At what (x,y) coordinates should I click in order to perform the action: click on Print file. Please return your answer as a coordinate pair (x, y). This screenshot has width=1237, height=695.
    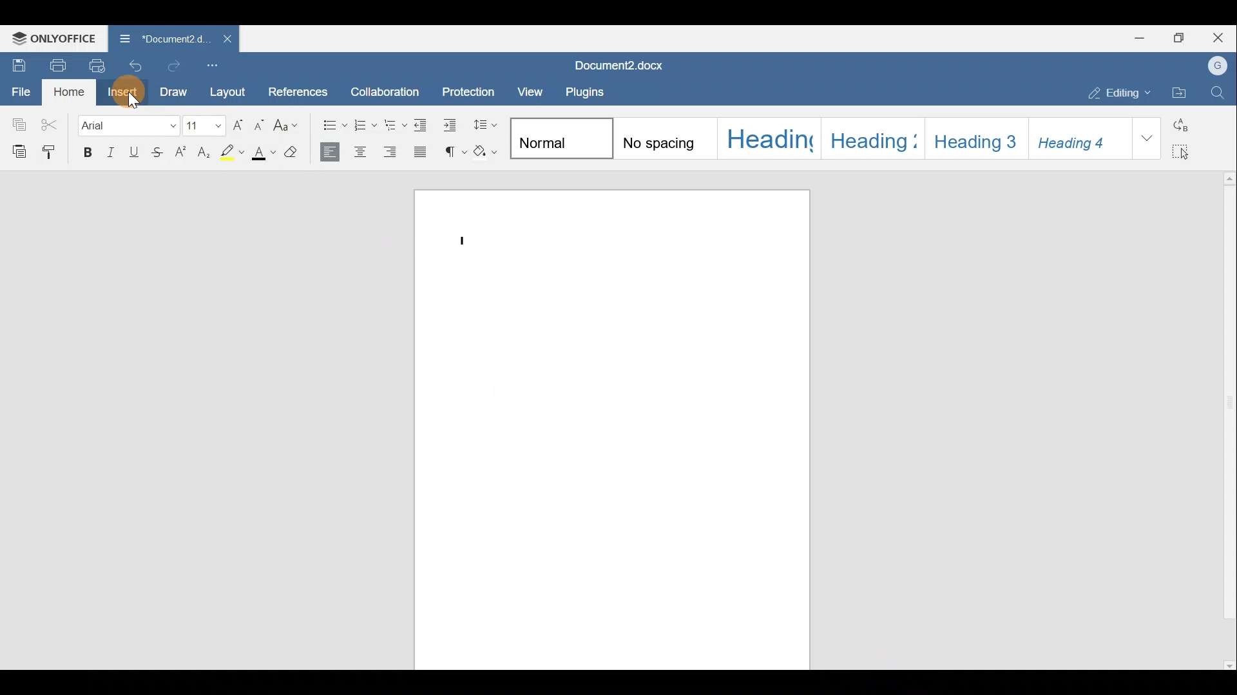
    Looking at the image, I should click on (57, 64).